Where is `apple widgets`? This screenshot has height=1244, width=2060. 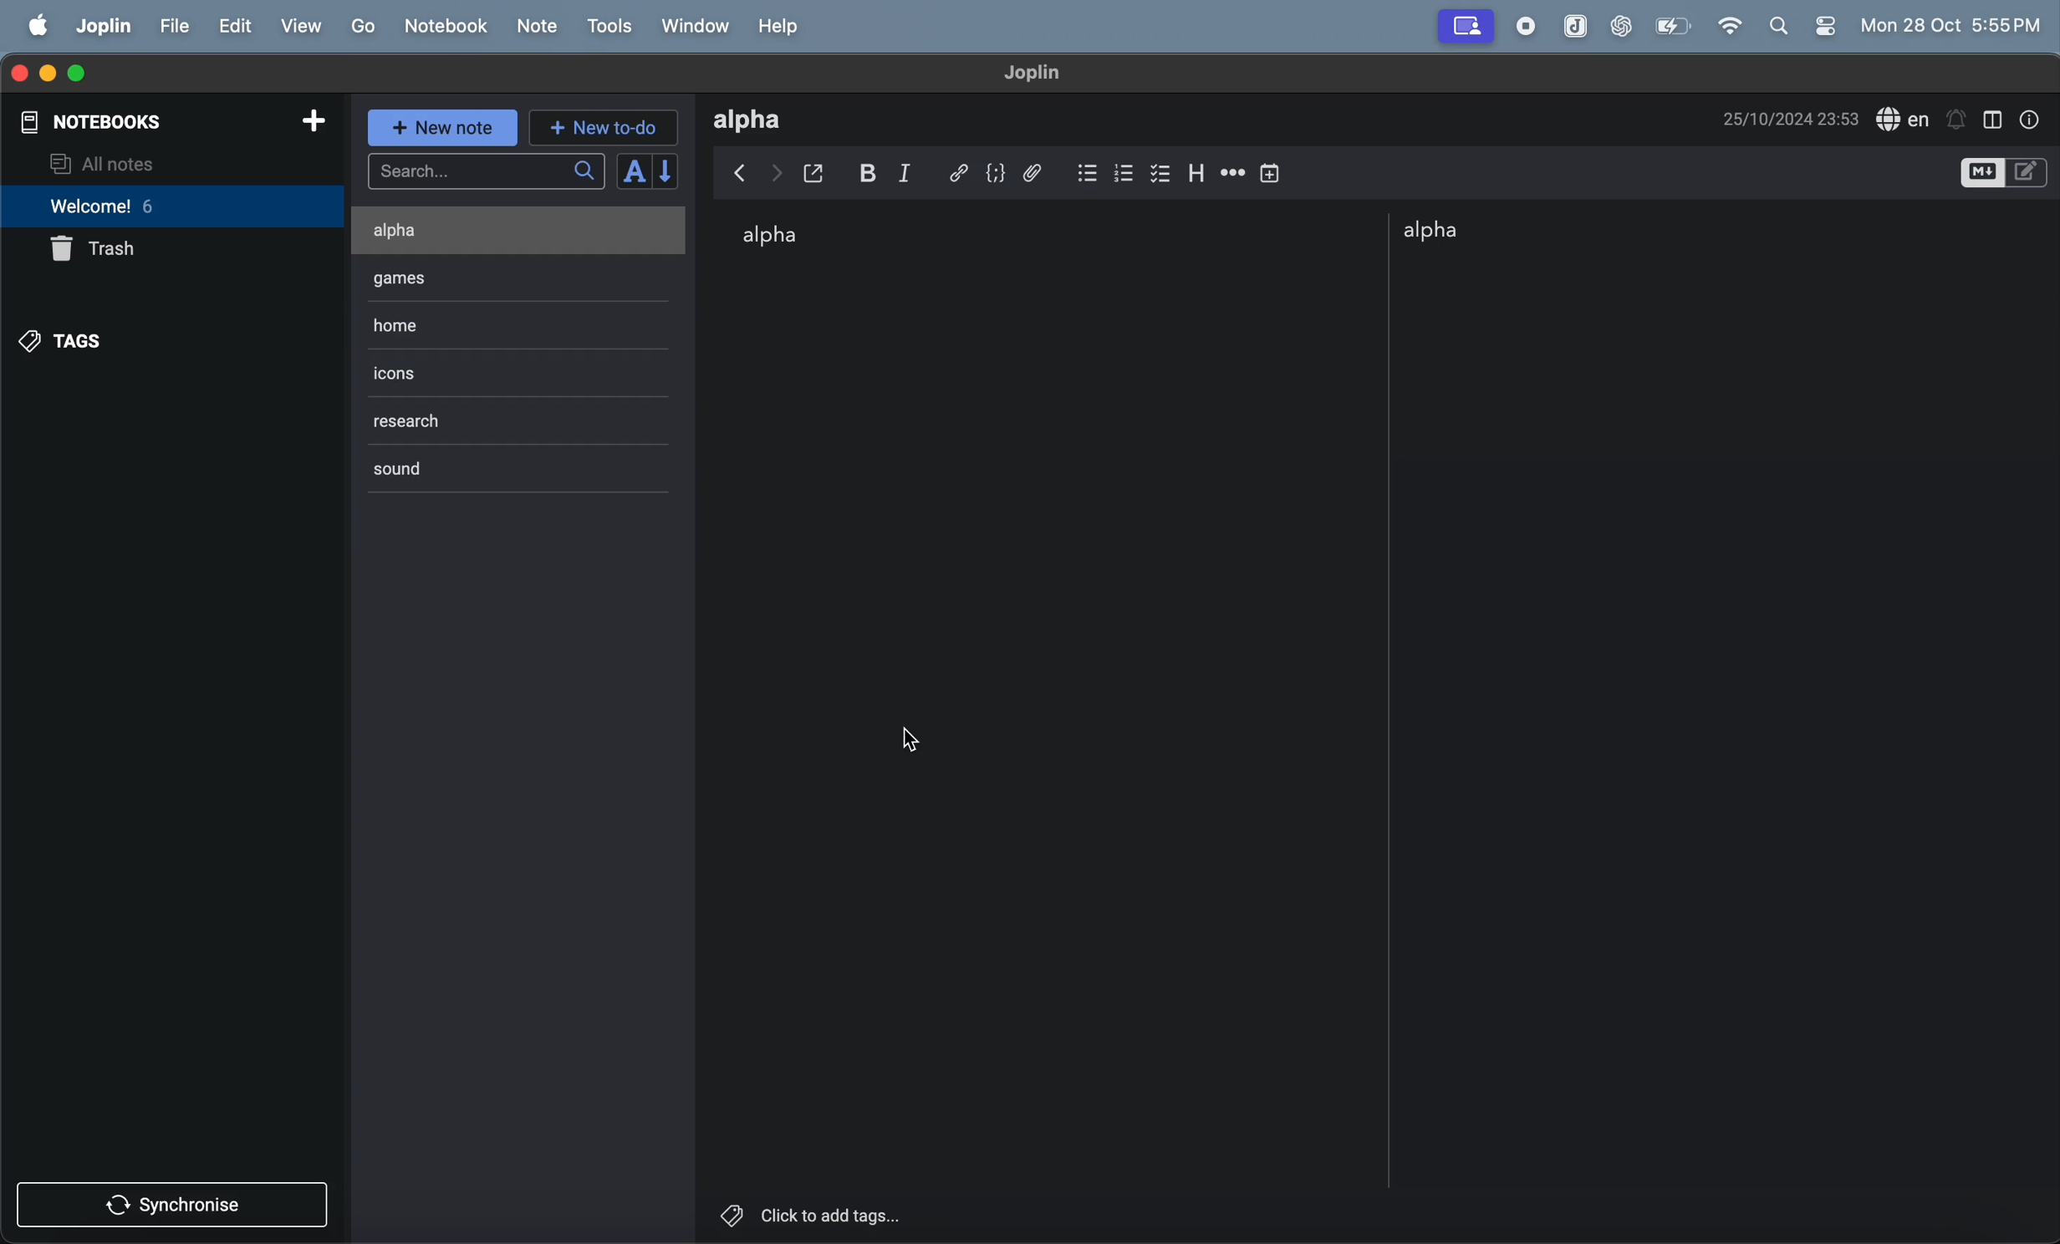
apple widgets is located at coordinates (1807, 28).